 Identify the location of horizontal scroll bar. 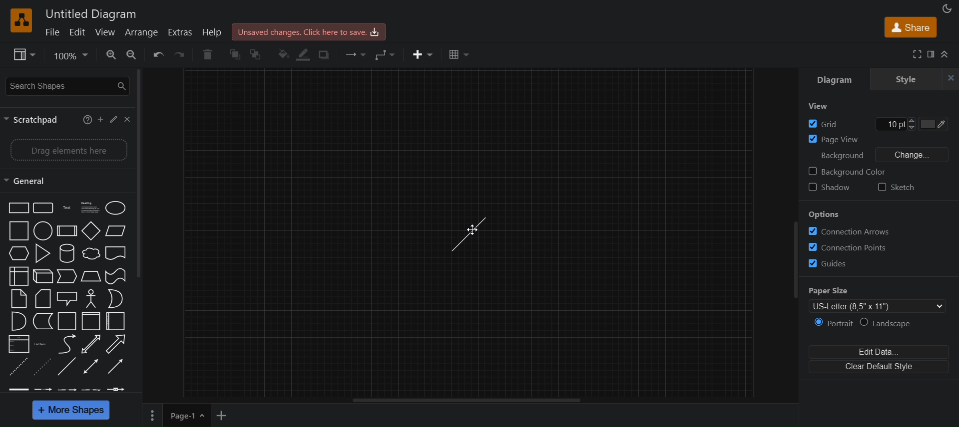
(472, 400).